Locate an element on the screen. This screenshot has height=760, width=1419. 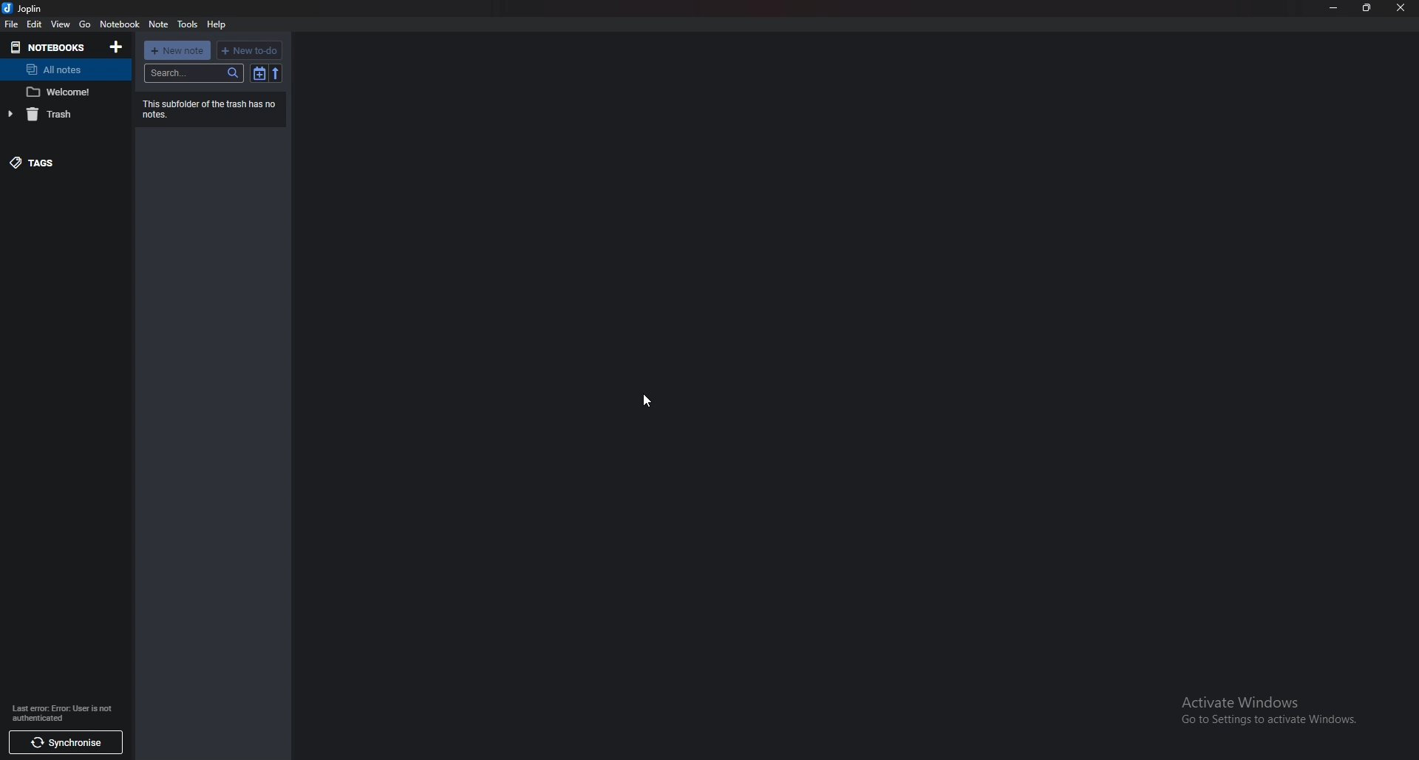
All notes is located at coordinates (63, 69).